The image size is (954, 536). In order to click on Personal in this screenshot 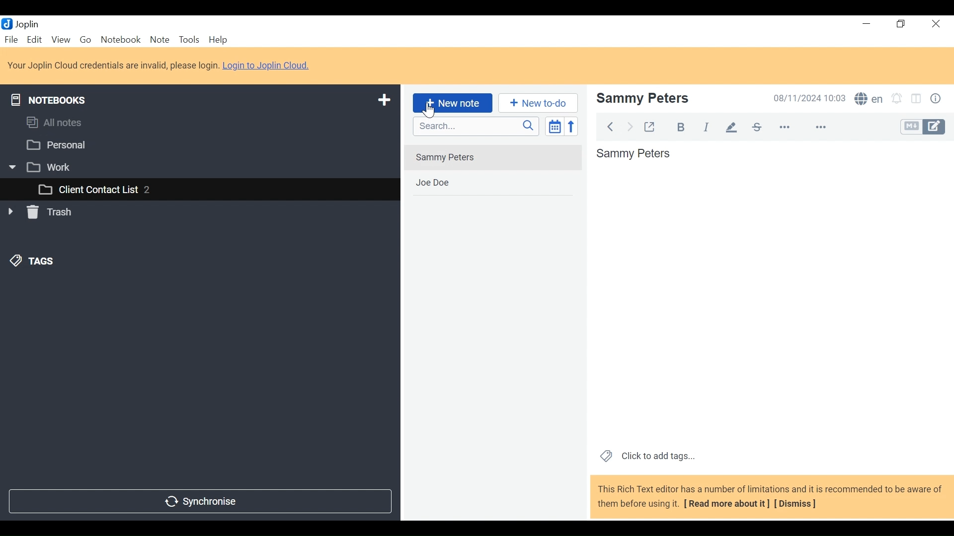, I will do `click(197, 145)`.